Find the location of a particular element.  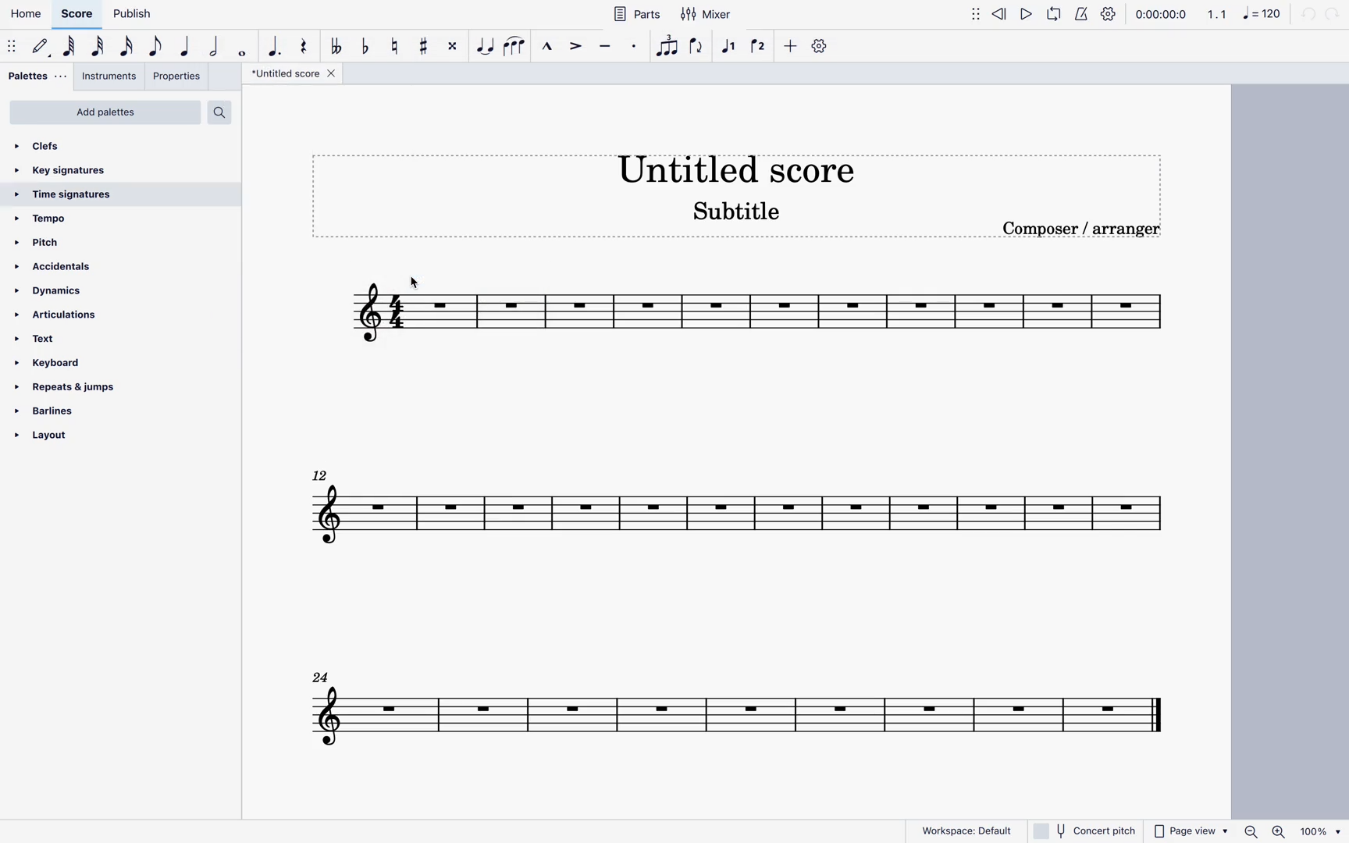

review is located at coordinates (1000, 12).